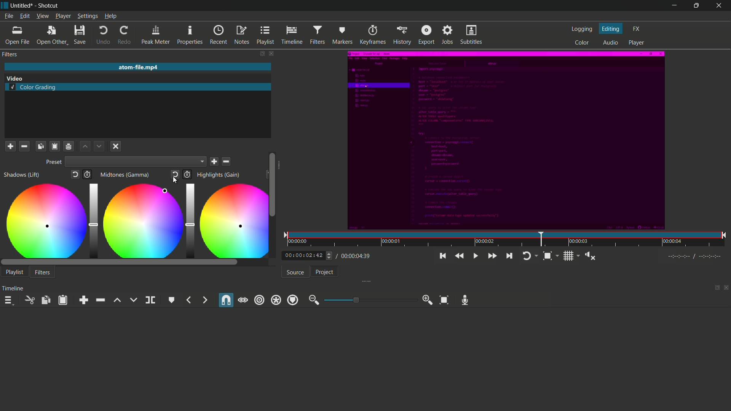 Image resolution: width=731 pixels, height=411 pixels. Describe the element at coordinates (611, 29) in the screenshot. I see `editing` at that location.